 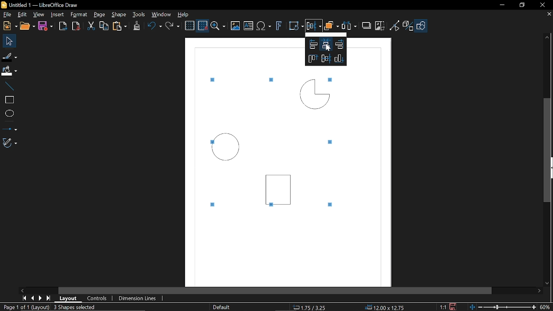 I want to click on Horizontal scrollbar, so click(x=276, y=289).